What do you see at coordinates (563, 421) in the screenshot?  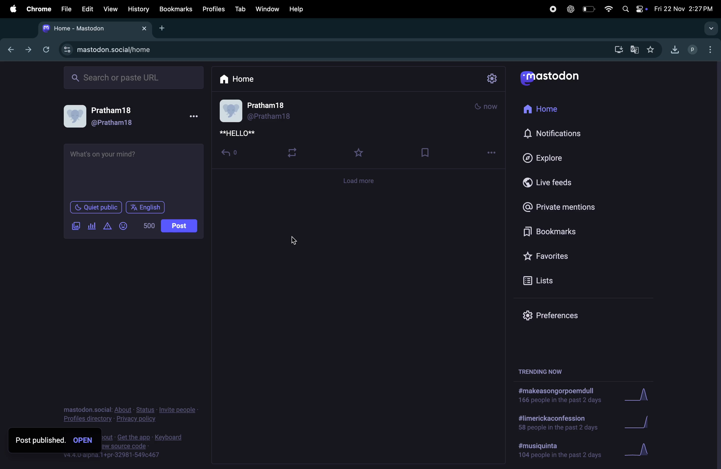 I see `limerick confession` at bounding box center [563, 421].